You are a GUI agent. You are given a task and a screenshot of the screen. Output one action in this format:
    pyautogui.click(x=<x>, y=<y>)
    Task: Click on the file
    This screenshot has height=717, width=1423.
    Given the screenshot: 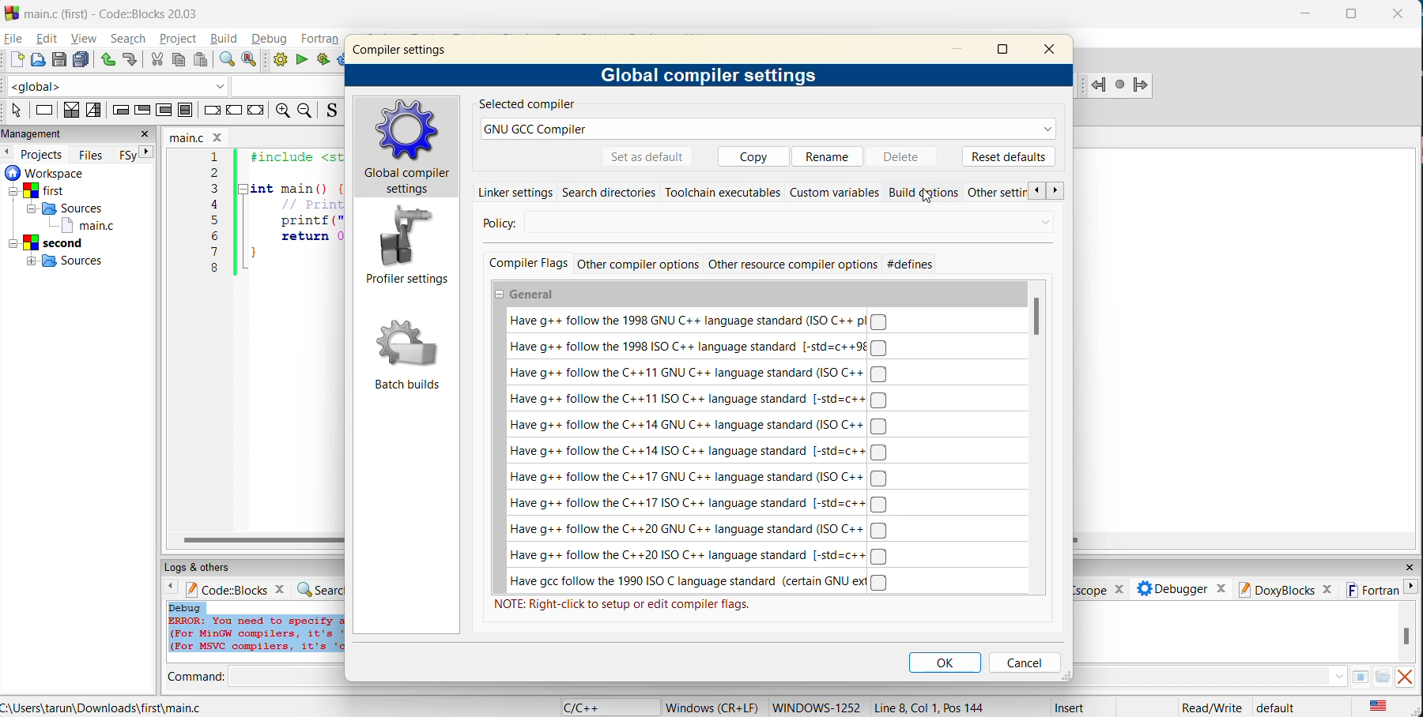 What is the action you would take?
    pyautogui.click(x=15, y=39)
    